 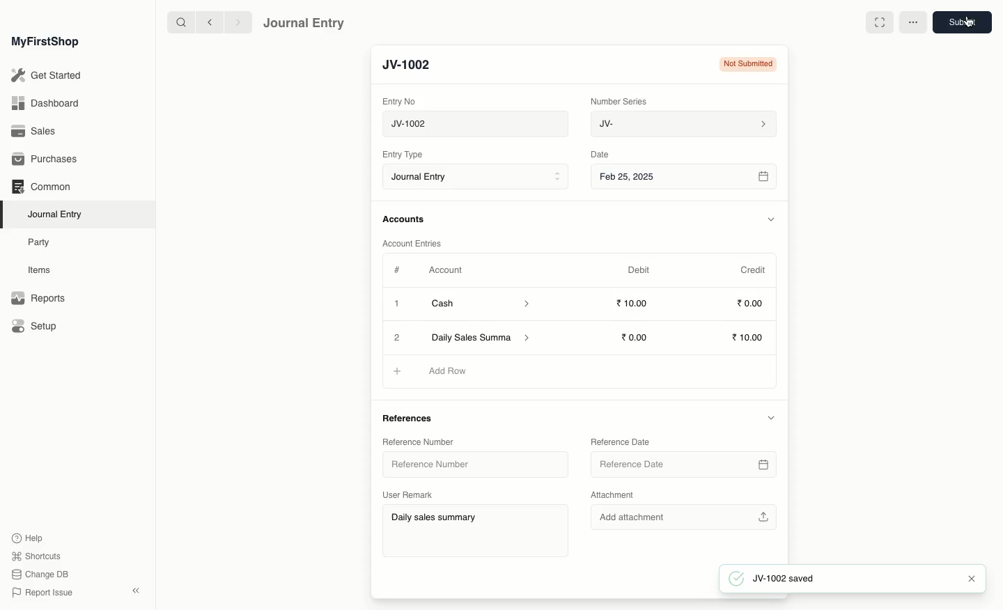 I want to click on ‘Number Series, so click(x=619, y=100).